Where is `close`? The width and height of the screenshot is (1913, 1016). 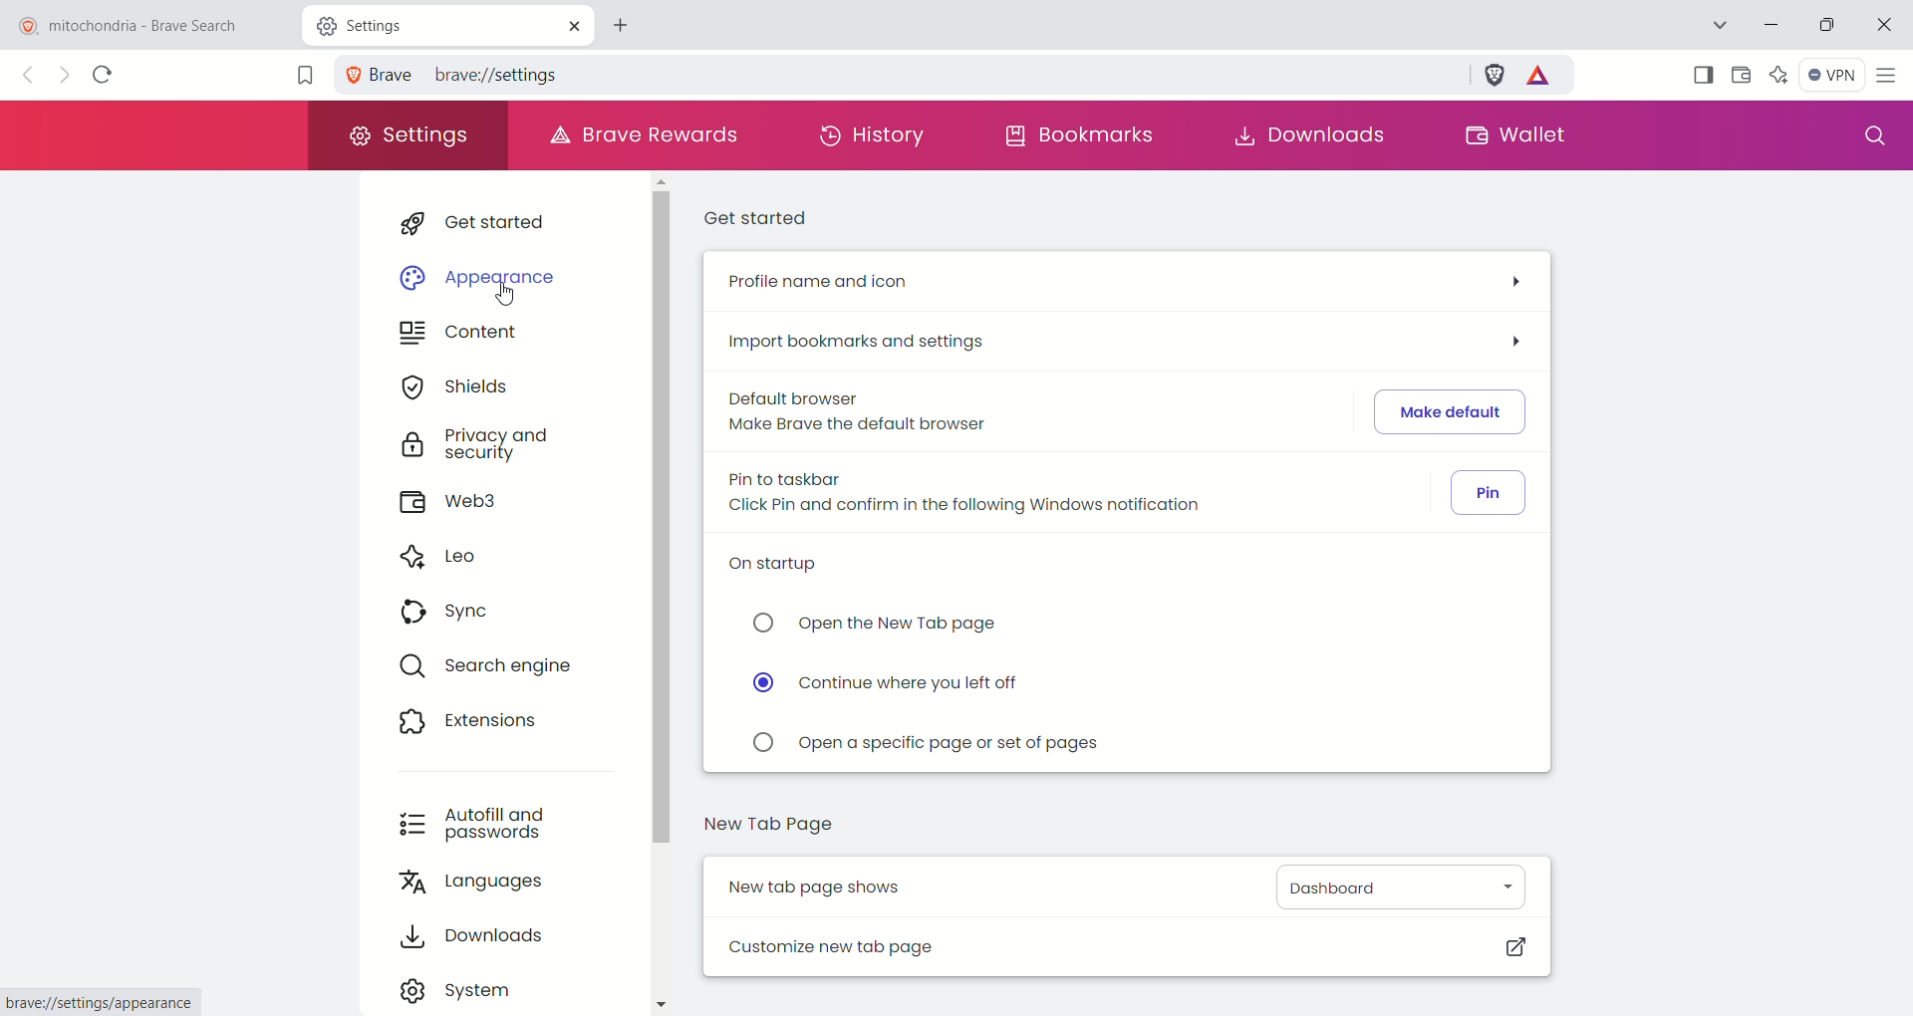
close is located at coordinates (1889, 20).